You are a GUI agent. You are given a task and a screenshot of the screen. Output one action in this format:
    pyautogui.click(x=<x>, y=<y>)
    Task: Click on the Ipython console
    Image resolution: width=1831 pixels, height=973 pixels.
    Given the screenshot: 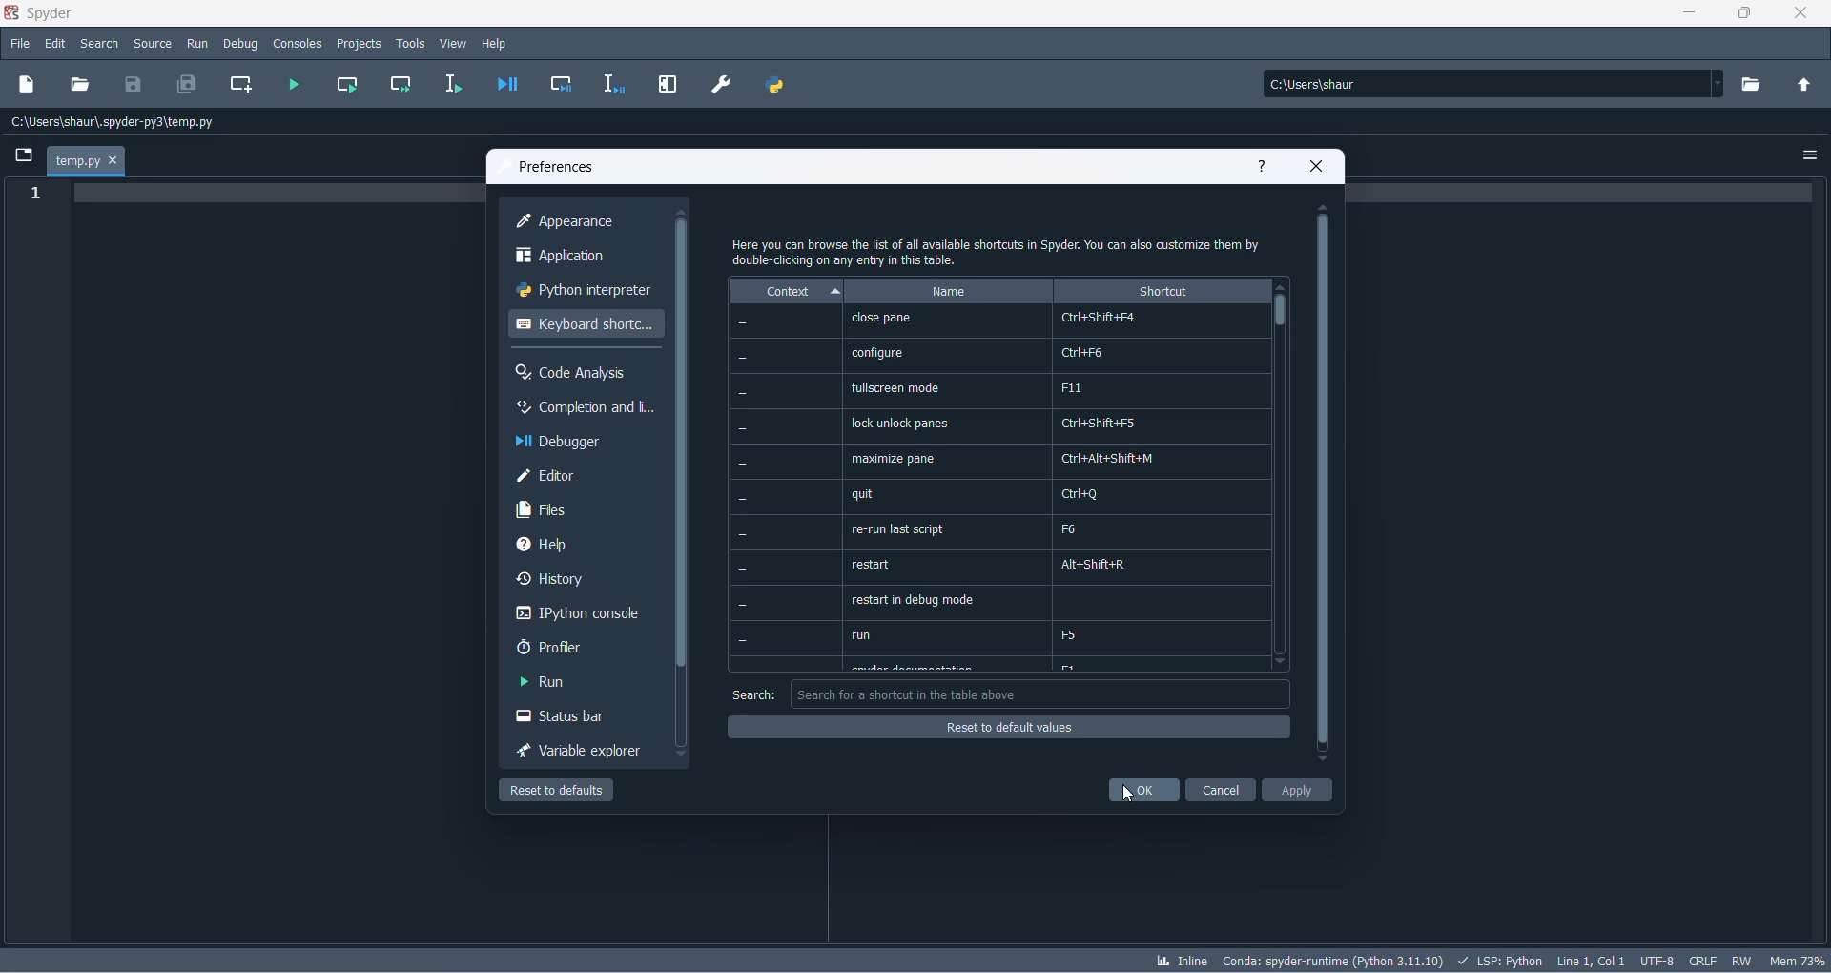 What is the action you would take?
    pyautogui.click(x=580, y=616)
    